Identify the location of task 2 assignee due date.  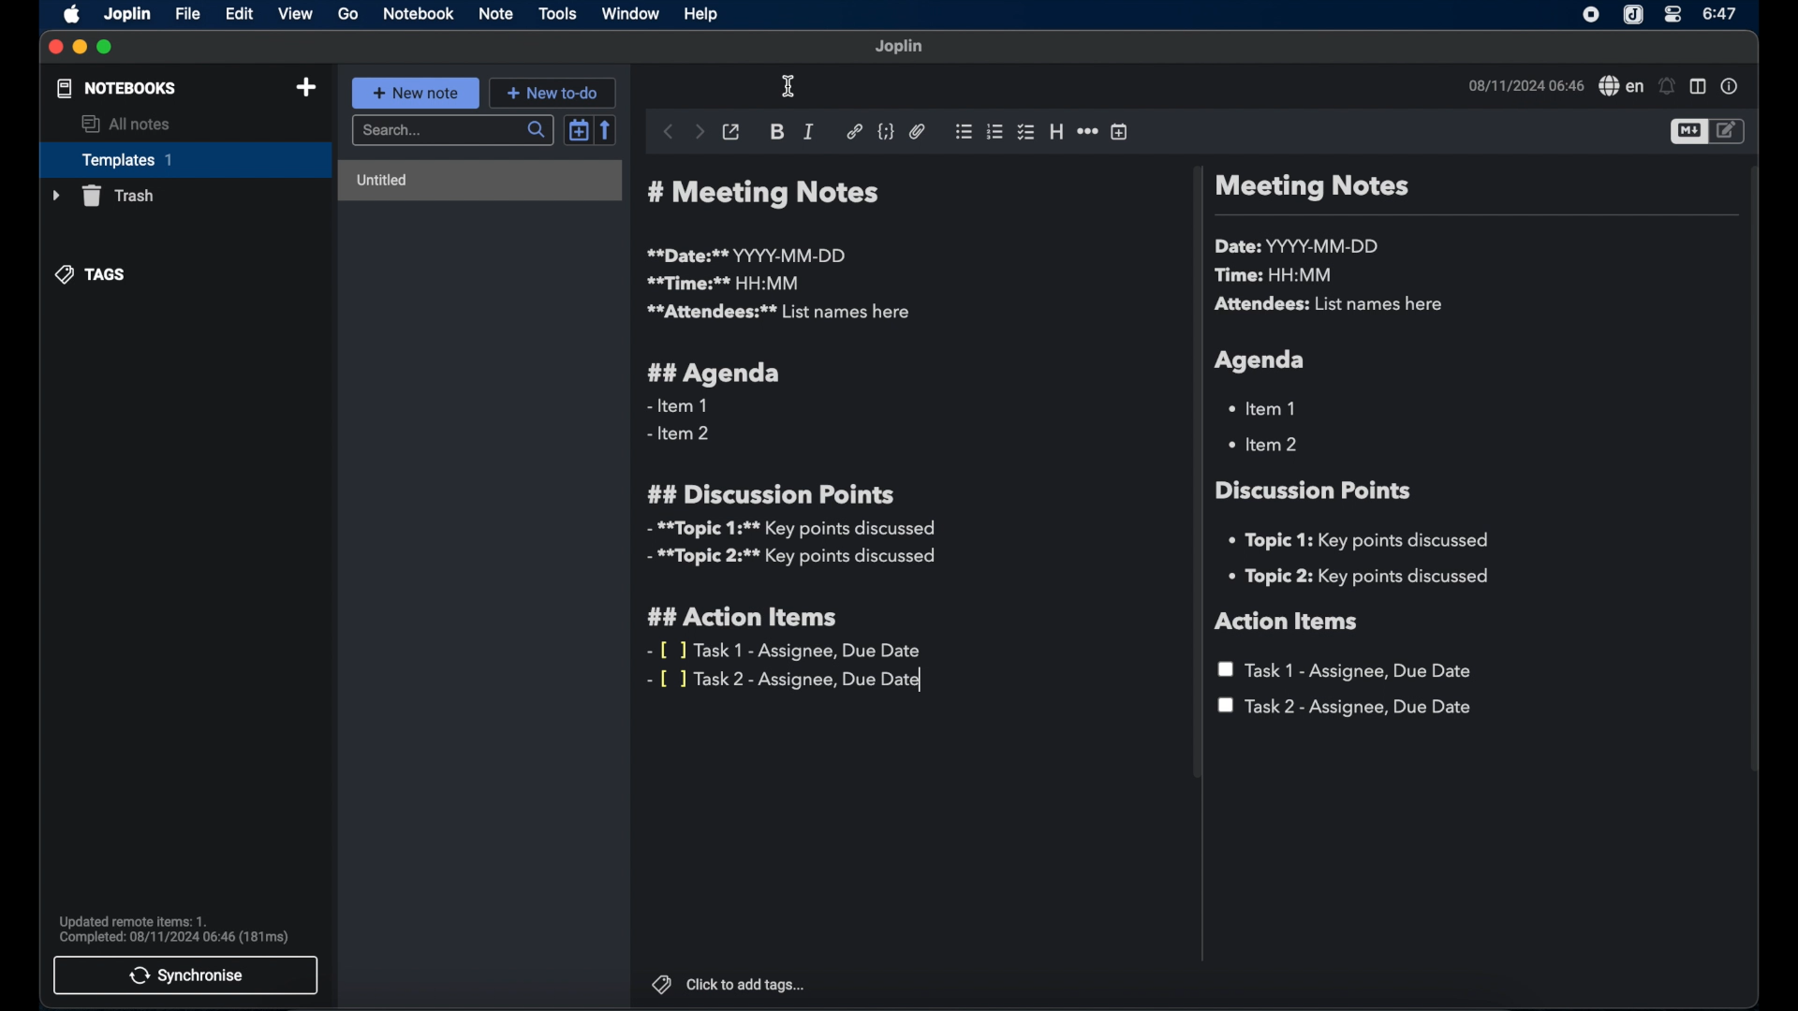
(1346, 708).